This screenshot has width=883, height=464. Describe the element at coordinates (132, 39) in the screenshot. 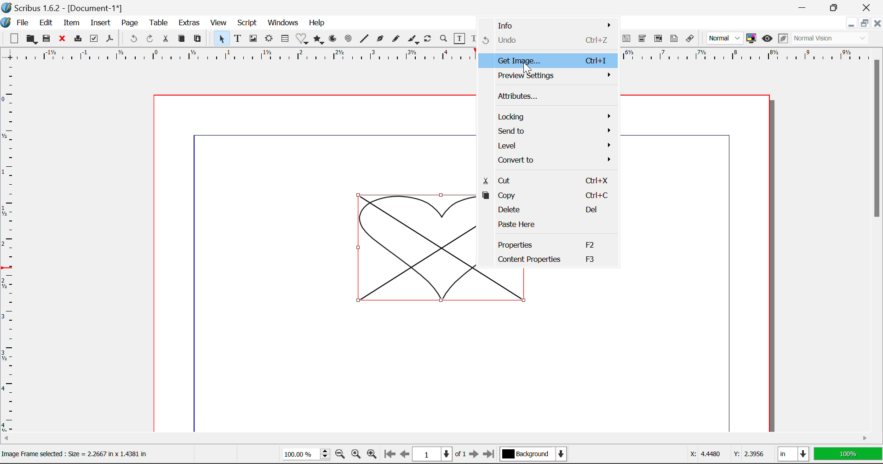

I see `Undo` at that location.